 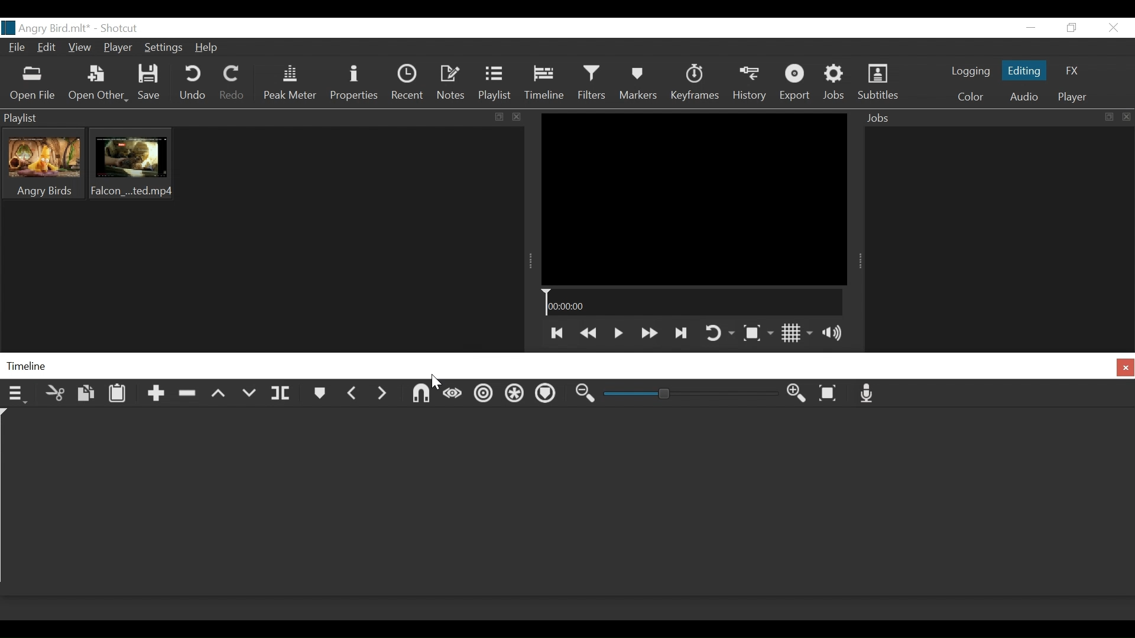 What do you see at coordinates (693, 83) in the screenshot?
I see `Keyframes` at bounding box center [693, 83].